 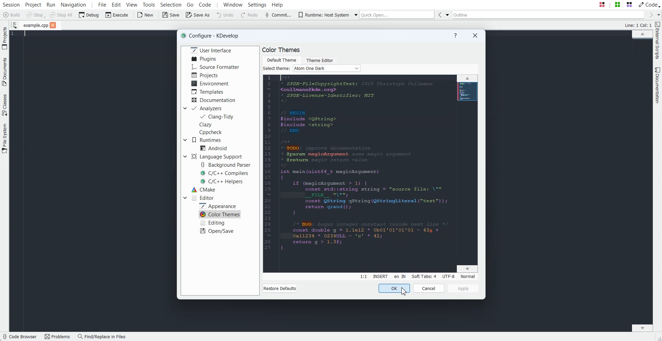 What do you see at coordinates (24, 35) in the screenshot?
I see `Text Cursor` at bounding box center [24, 35].